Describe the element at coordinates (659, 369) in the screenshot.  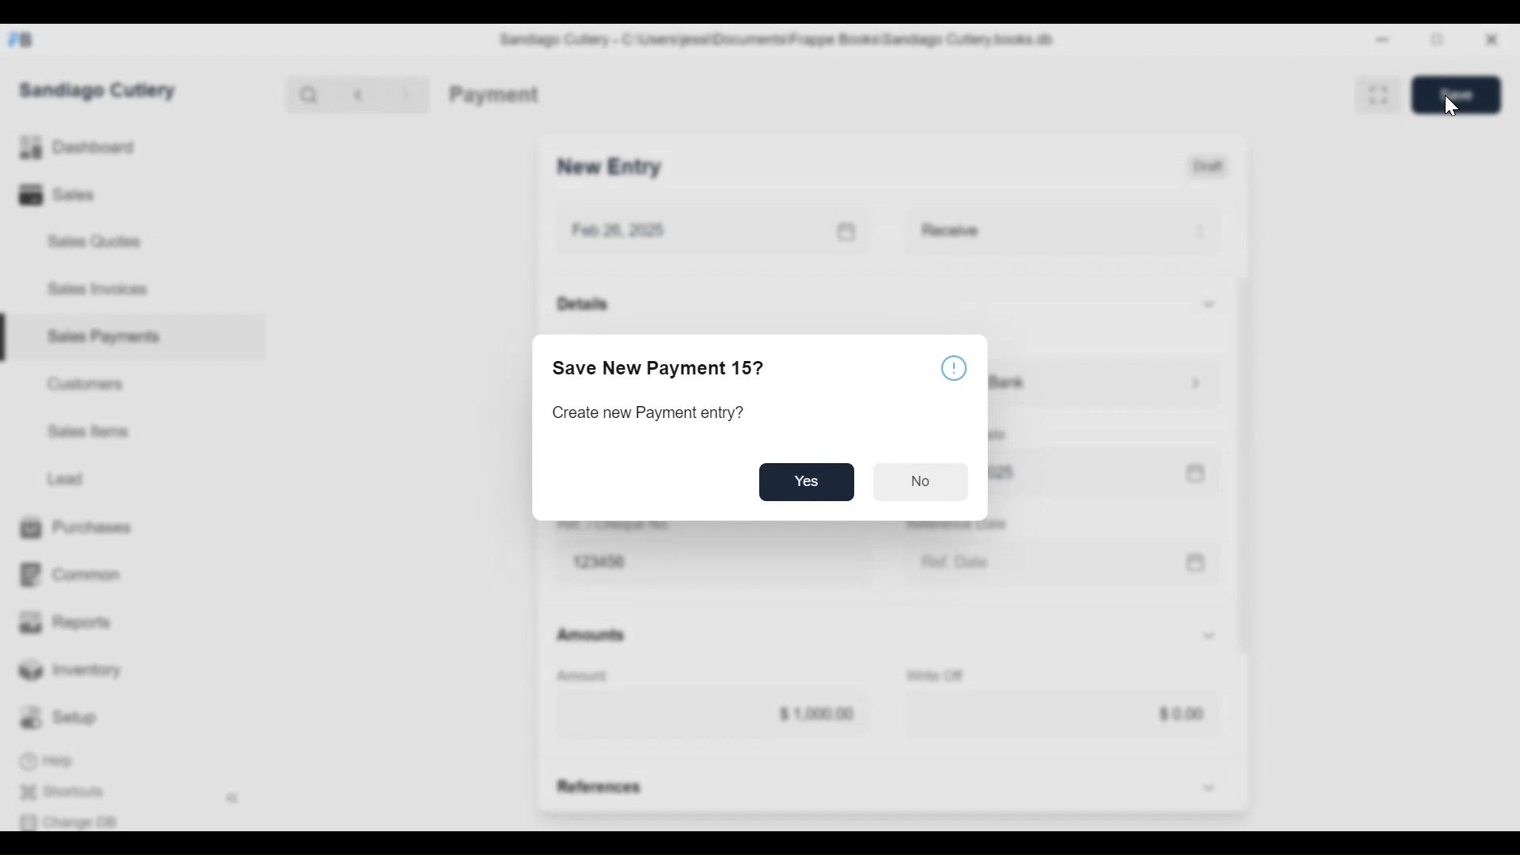
I see `Save New Payment 15?` at that location.